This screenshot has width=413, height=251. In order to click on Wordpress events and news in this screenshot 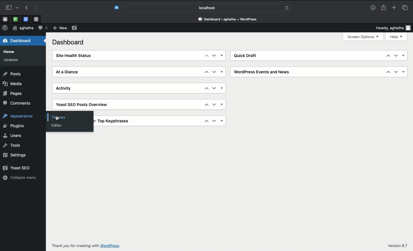, I will do `click(263, 71)`.